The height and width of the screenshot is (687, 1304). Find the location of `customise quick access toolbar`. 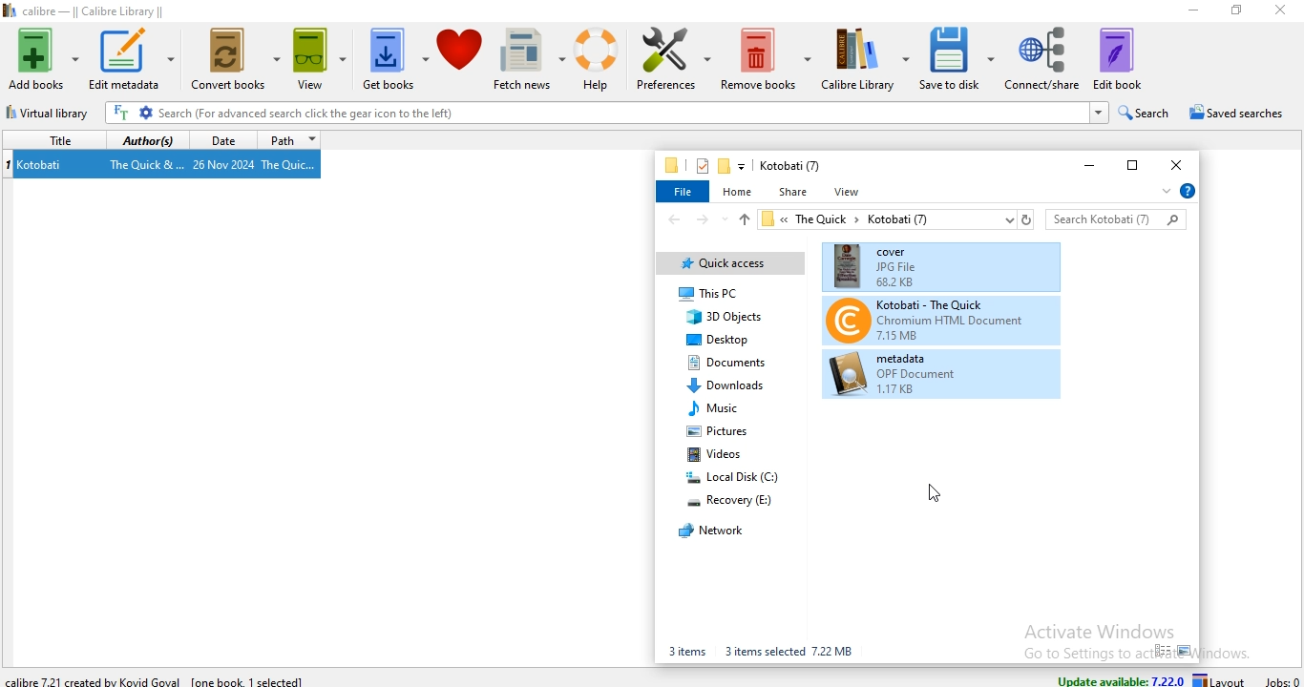

customise quick access toolbar is located at coordinates (743, 166).